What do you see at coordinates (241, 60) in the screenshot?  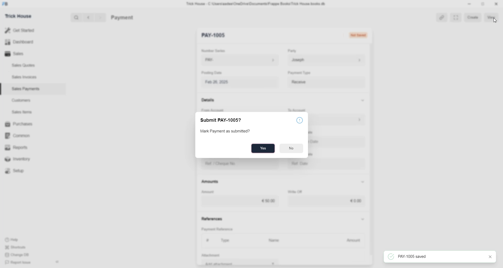 I see `PAY` at bounding box center [241, 60].